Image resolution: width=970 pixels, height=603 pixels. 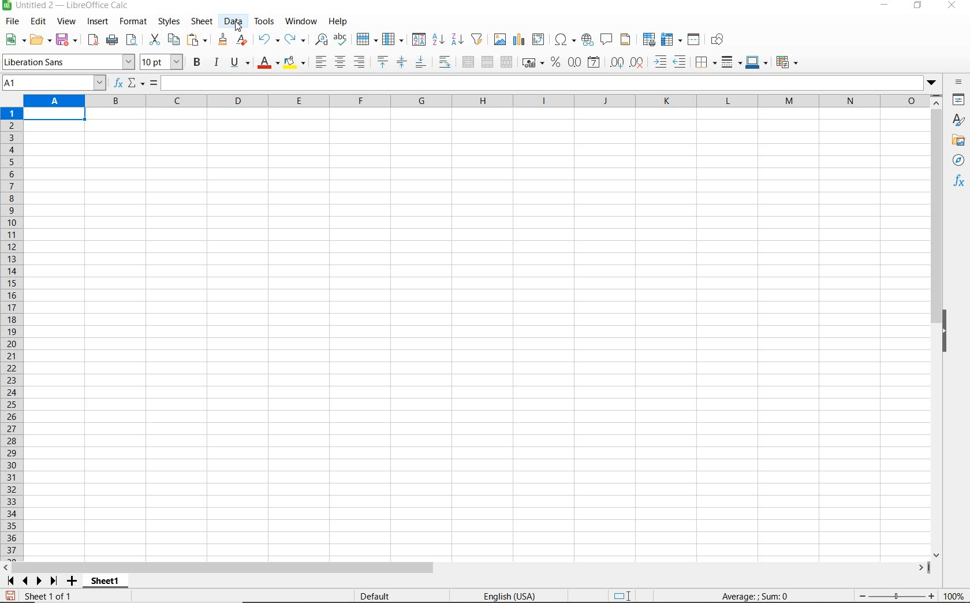 What do you see at coordinates (959, 121) in the screenshot?
I see `styles` at bounding box center [959, 121].